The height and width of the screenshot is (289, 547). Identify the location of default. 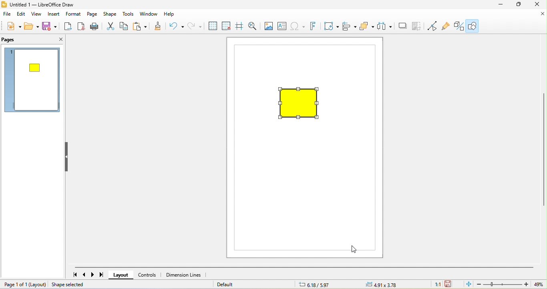
(229, 285).